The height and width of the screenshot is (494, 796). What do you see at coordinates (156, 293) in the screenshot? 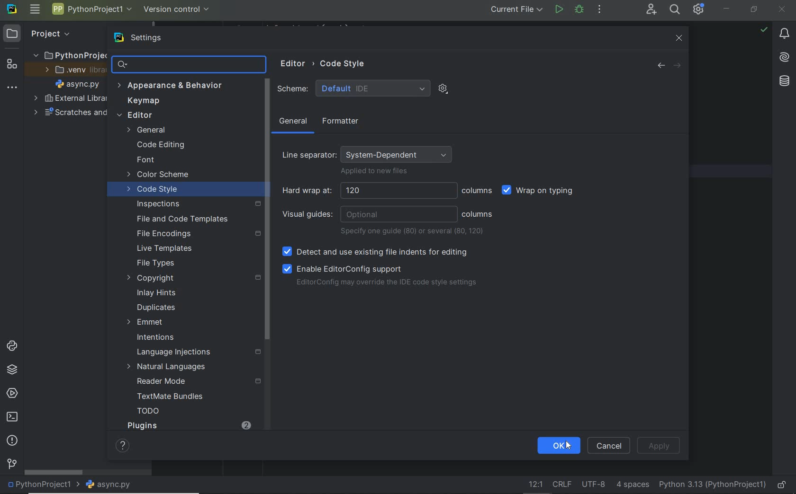
I see `Inlay Hints` at bounding box center [156, 293].